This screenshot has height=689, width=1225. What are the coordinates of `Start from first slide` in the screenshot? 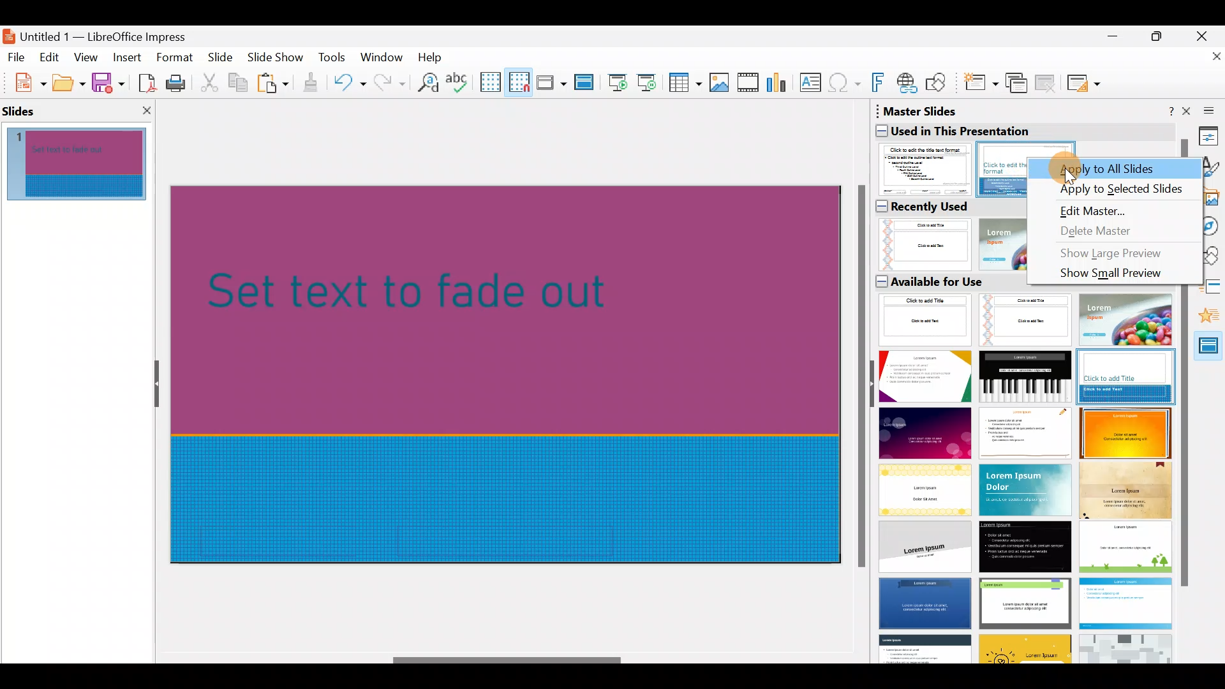 It's located at (618, 81).